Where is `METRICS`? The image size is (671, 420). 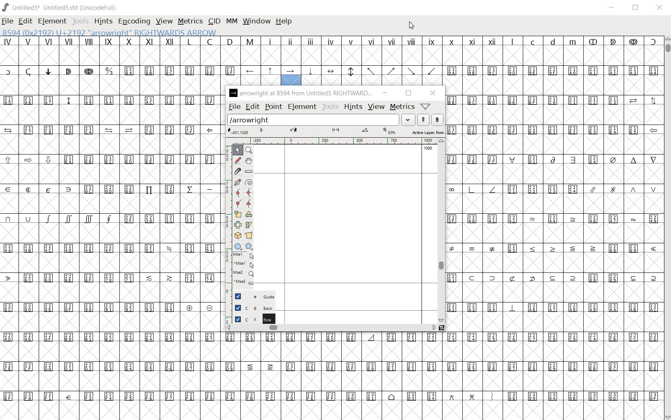 METRICS is located at coordinates (190, 21).